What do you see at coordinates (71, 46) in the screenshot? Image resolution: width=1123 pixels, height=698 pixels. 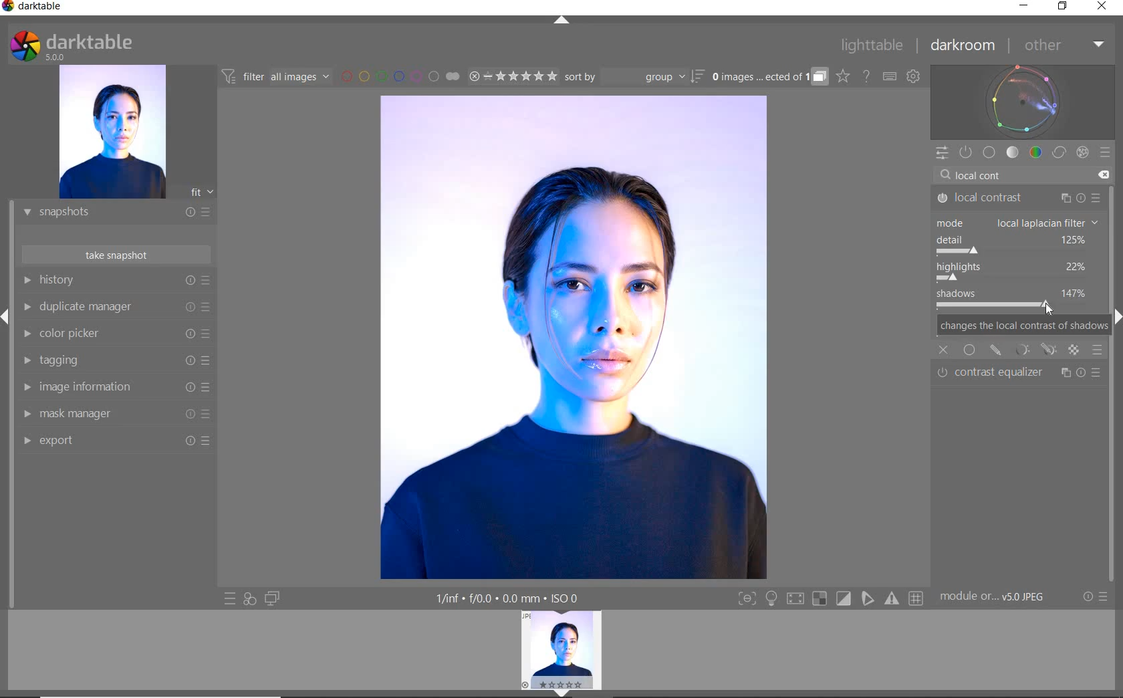 I see `SYSTEM LOGO` at bounding box center [71, 46].